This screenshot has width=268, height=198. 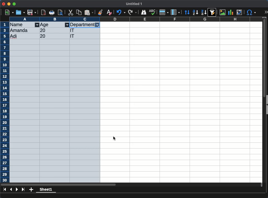 I want to click on expand, so click(x=266, y=13).